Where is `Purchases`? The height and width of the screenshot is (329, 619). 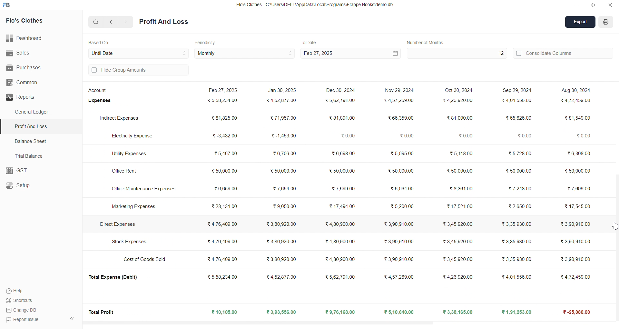 Purchases is located at coordinates (31, 68).